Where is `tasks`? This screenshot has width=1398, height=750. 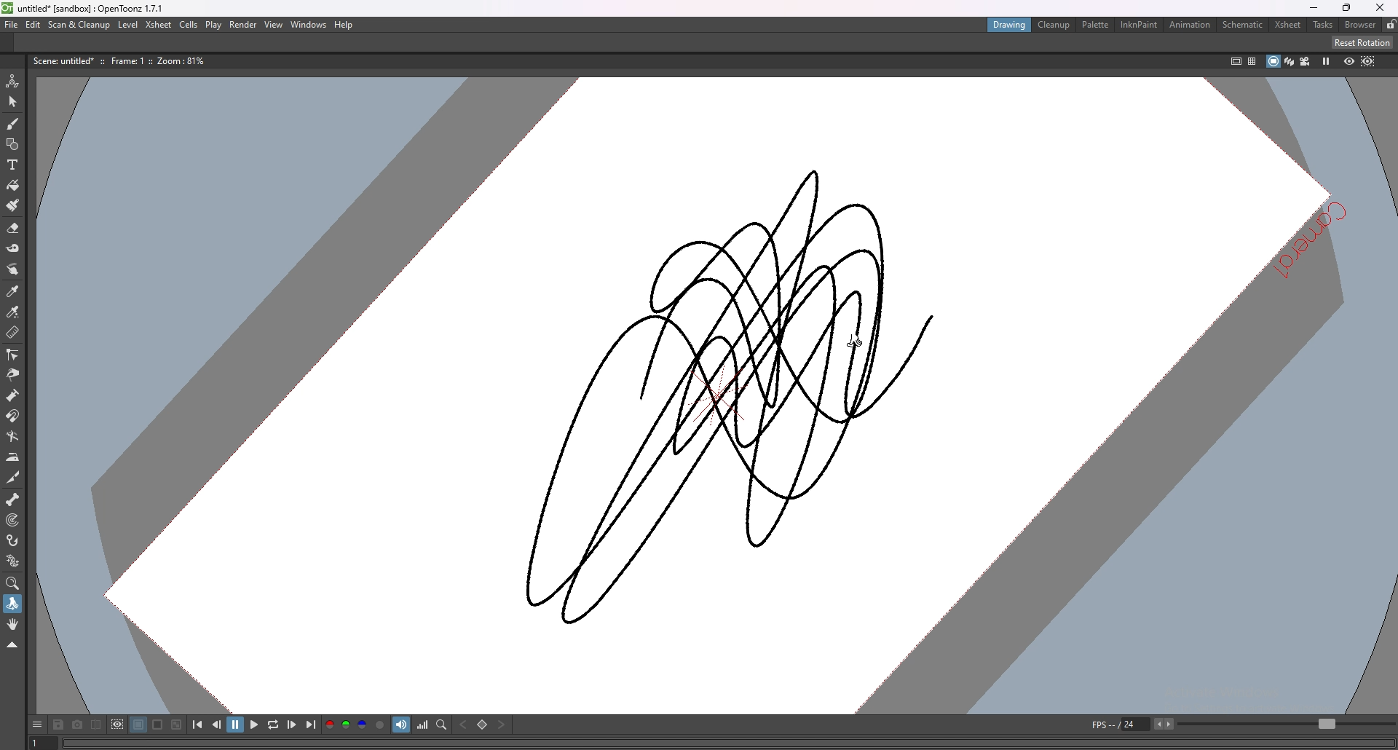
tasks is located at coordinates (1322, 25).